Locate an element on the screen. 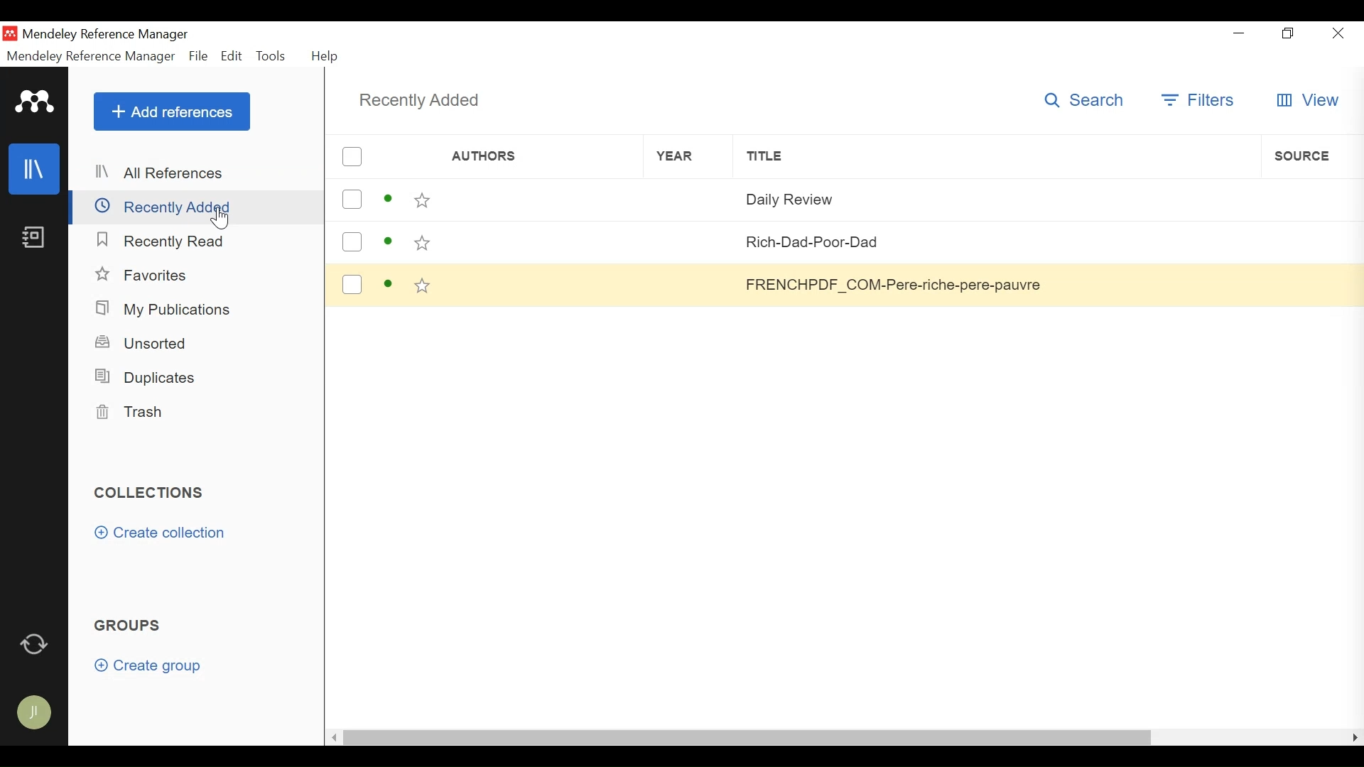  Recently Added is located at coordinates (419, 100).